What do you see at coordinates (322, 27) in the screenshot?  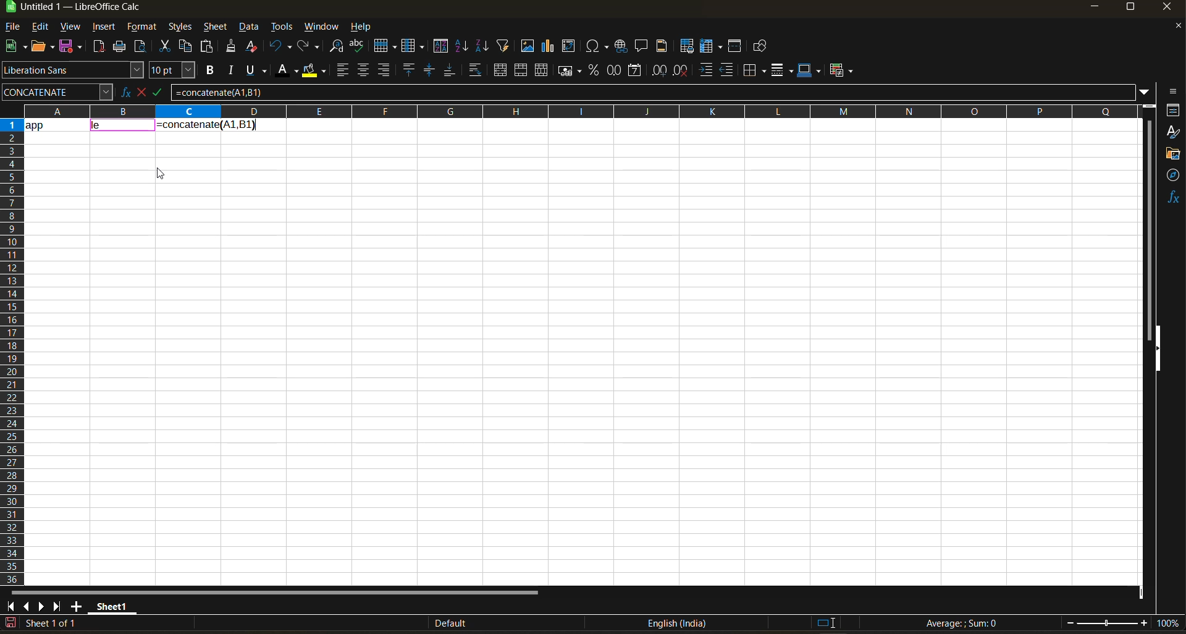 I see `window` at bounding box center [322, 27].